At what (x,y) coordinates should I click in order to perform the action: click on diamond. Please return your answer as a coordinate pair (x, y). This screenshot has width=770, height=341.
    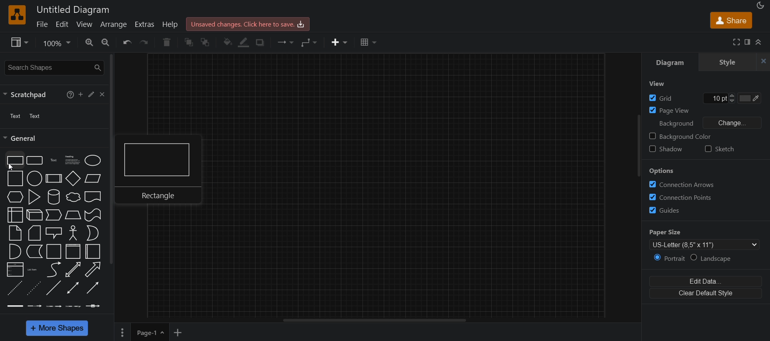
    Looking at the image, I should click on (74, 178).